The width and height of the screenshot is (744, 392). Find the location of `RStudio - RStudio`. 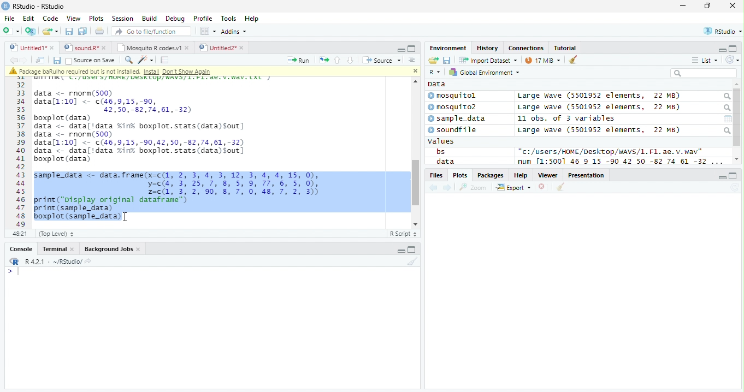

RStudio - RStudio is located at coordinates (39, 6).